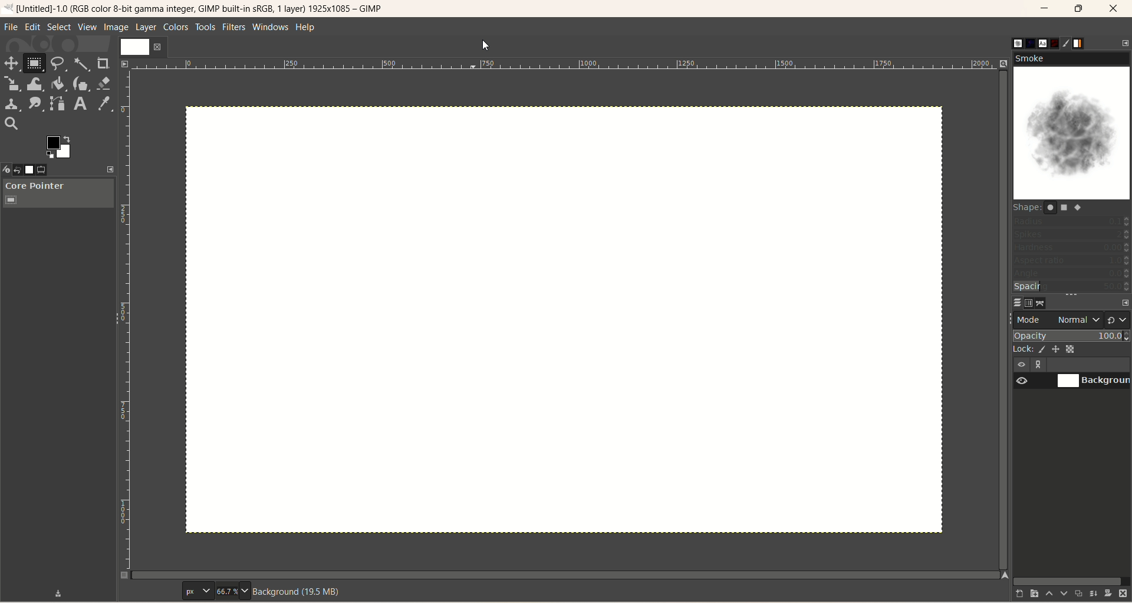  What do you see at coordinates (34, 65) in the screenshot?
I see `rectangle select tool` at bounding box center [34, 65].